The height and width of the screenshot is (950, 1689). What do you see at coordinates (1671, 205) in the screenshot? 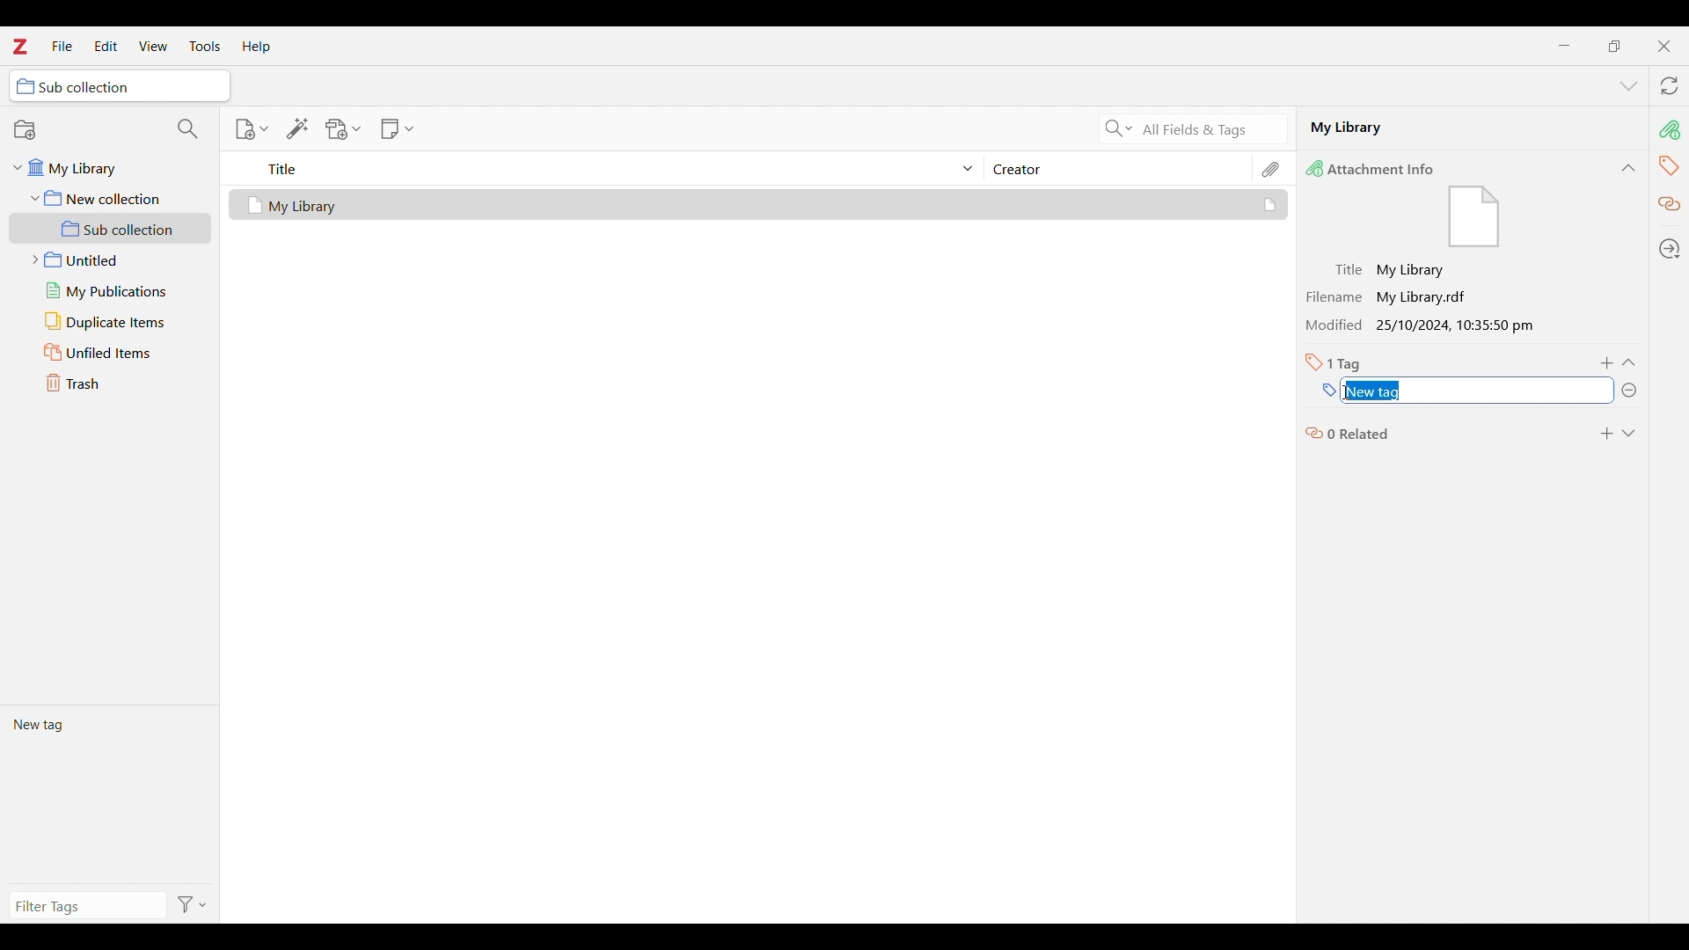
I see `Related` at bounding box center [1671, 205].